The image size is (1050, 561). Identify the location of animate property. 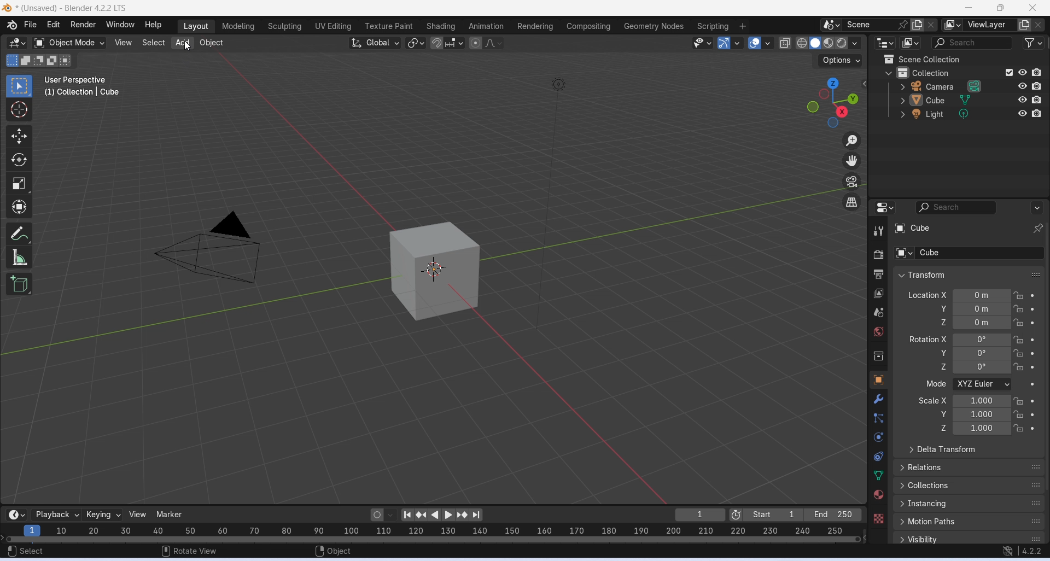
(1033, 414).